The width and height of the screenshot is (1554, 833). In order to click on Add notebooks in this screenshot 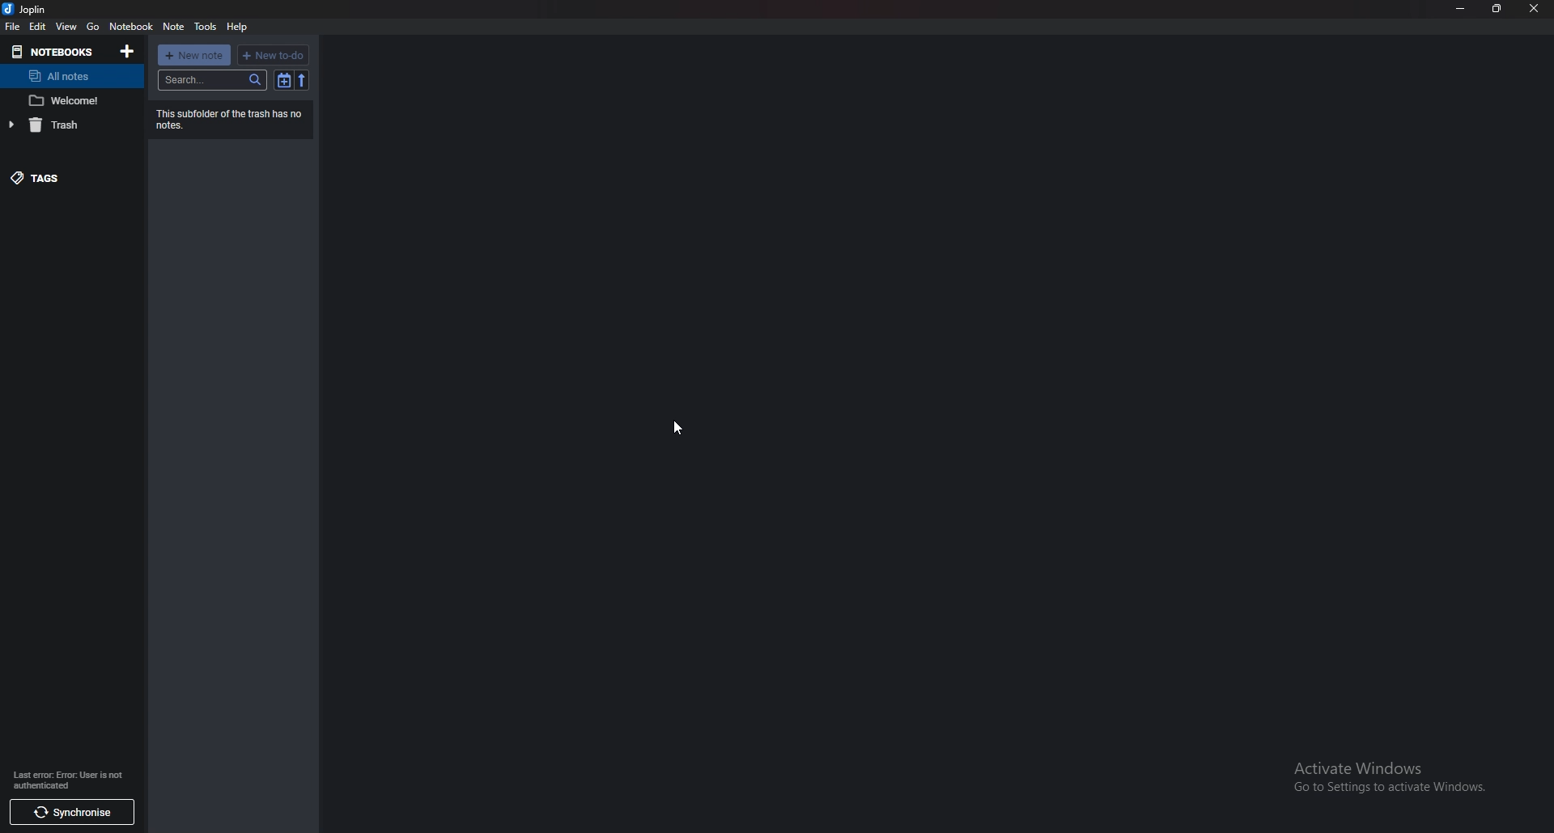, I will do `click(129, 51)`.